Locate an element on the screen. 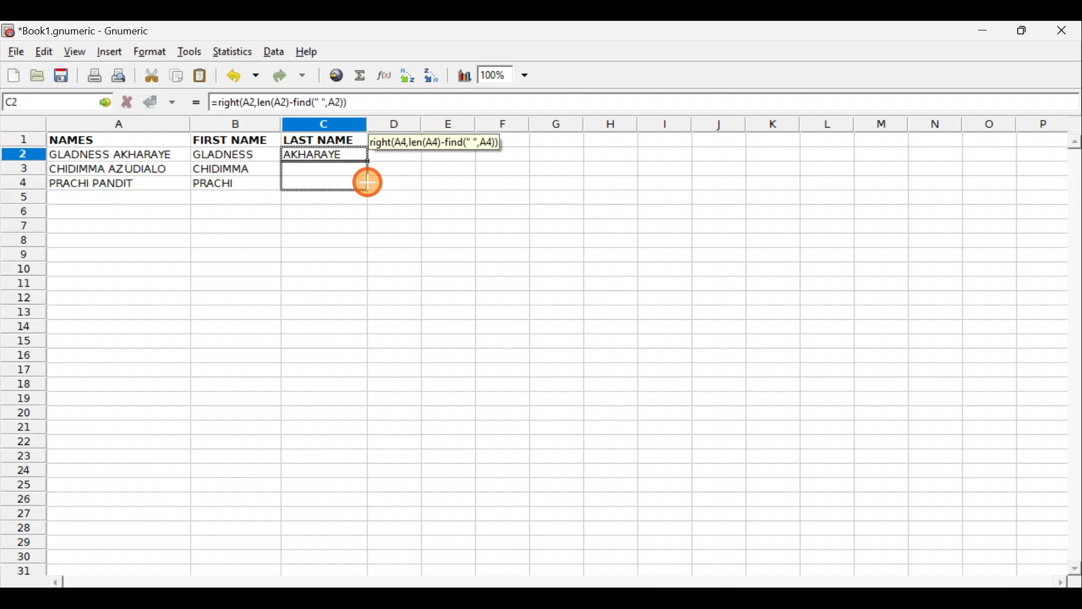 The image size is (1082, 609). Cursor on cell C5 is located at coordinates (368, 183).